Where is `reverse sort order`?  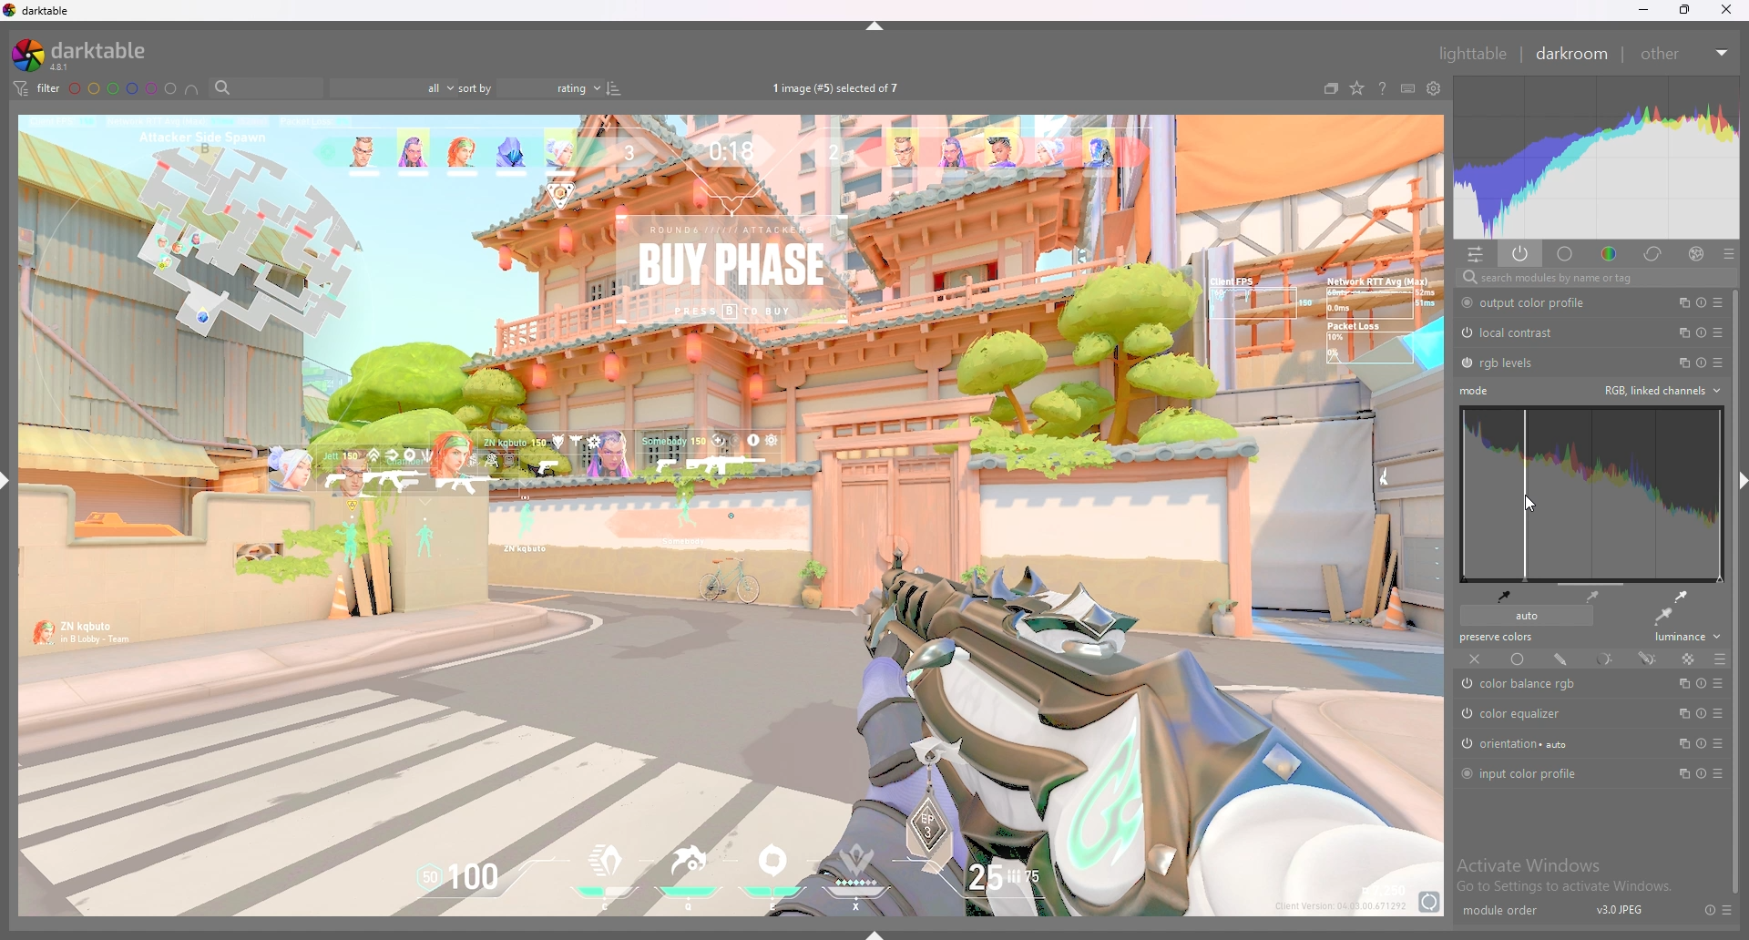 reverse sort order is located at coordinates (614, 87).